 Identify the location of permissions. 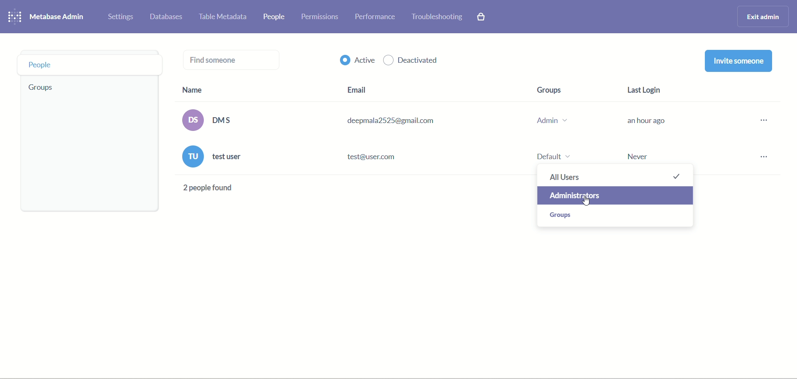
(320, 17).